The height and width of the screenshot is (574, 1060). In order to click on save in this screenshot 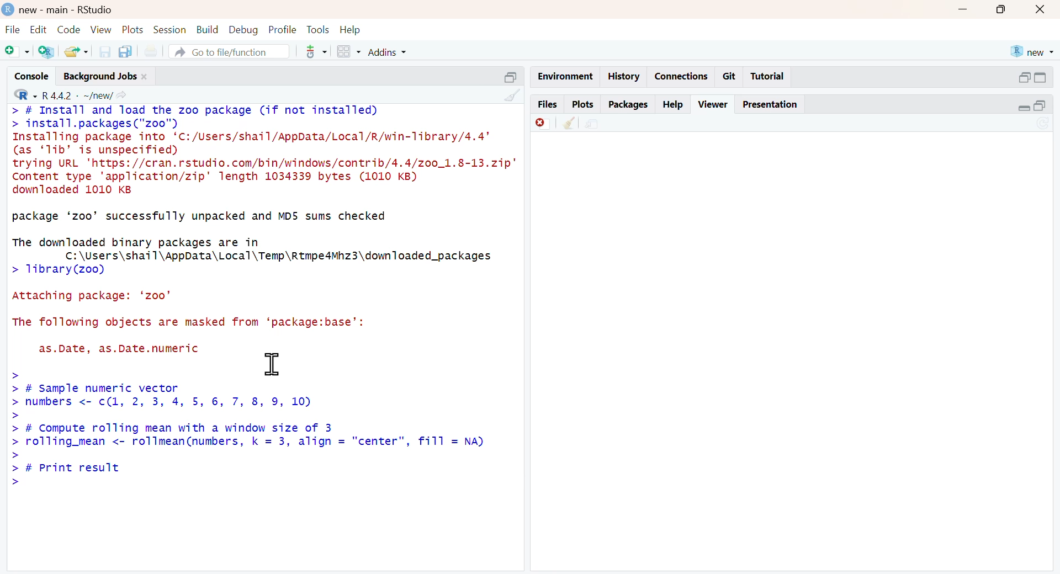, I will do `click(105, 51)`.